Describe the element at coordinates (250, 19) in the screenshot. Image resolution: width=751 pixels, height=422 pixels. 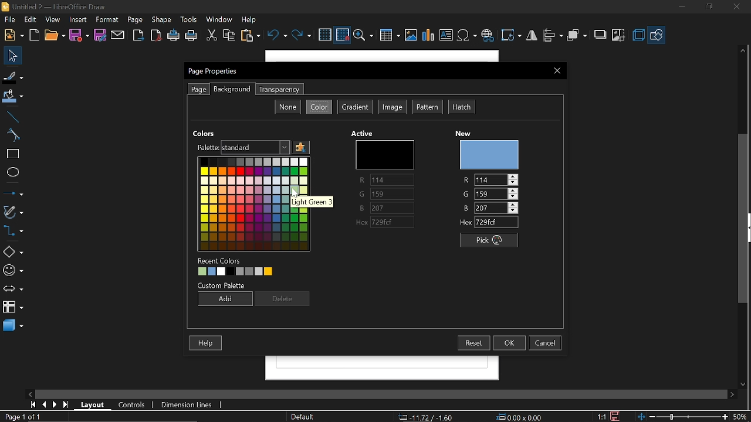
I see `Help` at that location.